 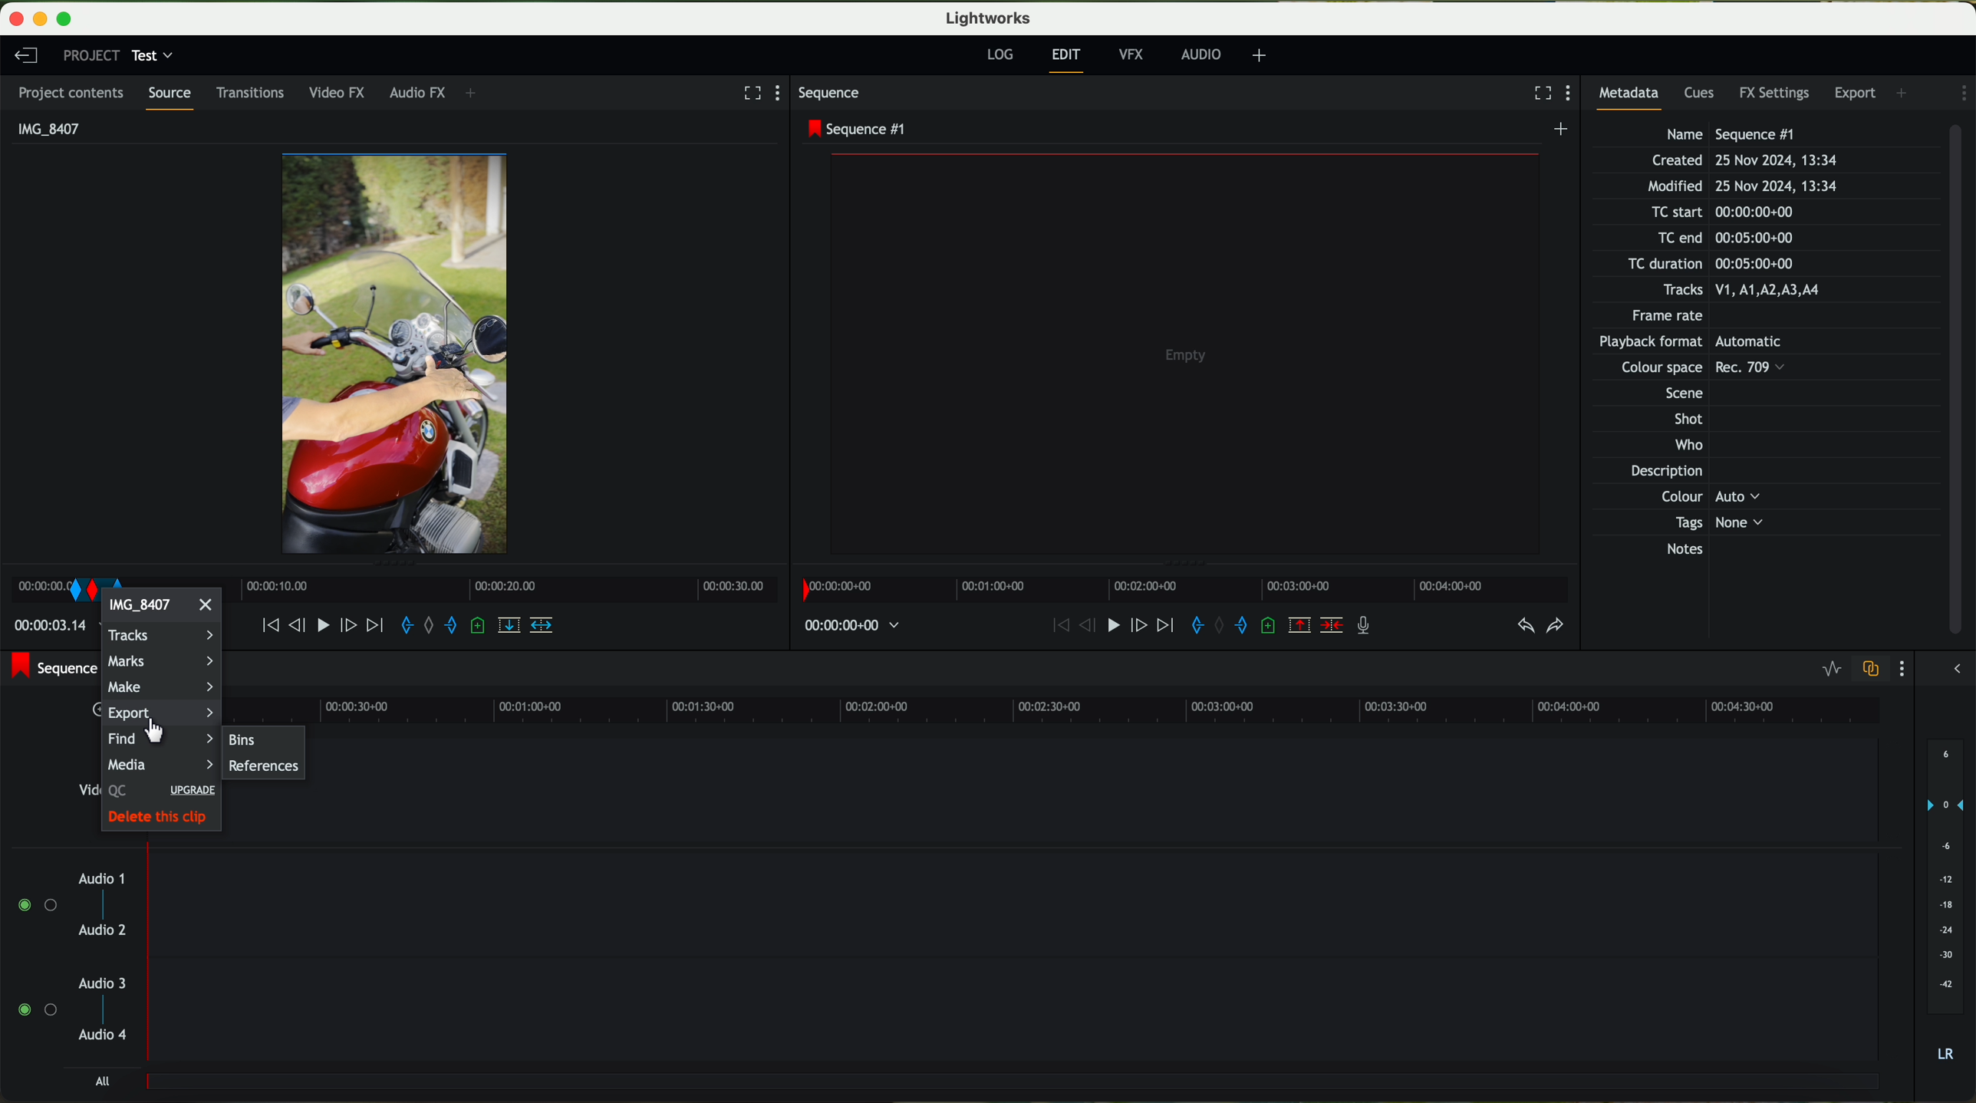 What do you see at coordinates (163, 610) in the screenshot?
I see `IMG_8407` at bounding box center [163, 610].